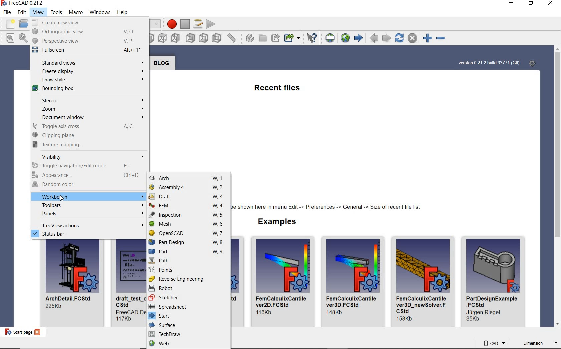 The height and width of the screenshot is (349, 561). I want to click on start page, so click(17, 333).